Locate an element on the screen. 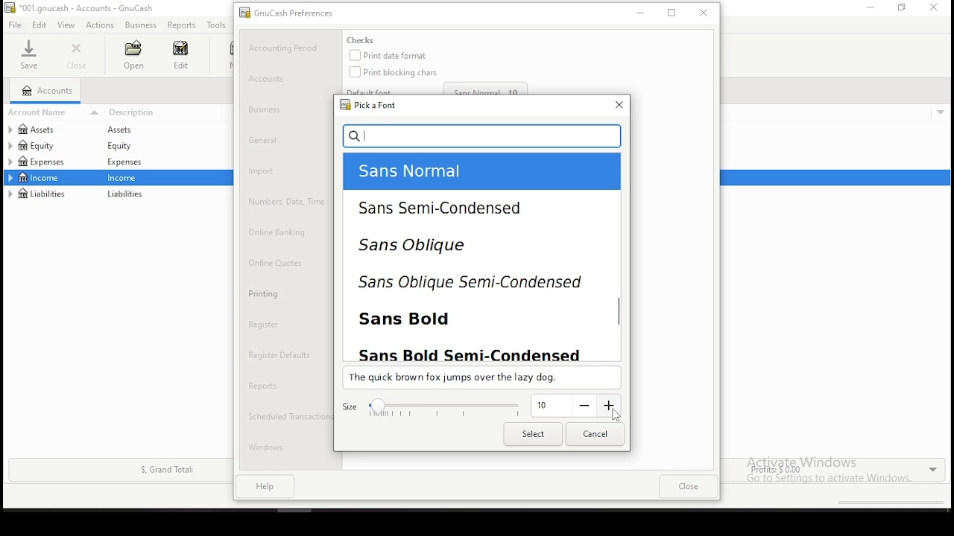  liabilities is located at coordinates (39, 194).